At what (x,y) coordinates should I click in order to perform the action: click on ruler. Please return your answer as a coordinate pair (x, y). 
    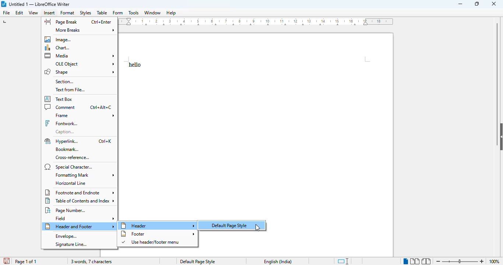
    Looking at the image, I should click on (256, 21).